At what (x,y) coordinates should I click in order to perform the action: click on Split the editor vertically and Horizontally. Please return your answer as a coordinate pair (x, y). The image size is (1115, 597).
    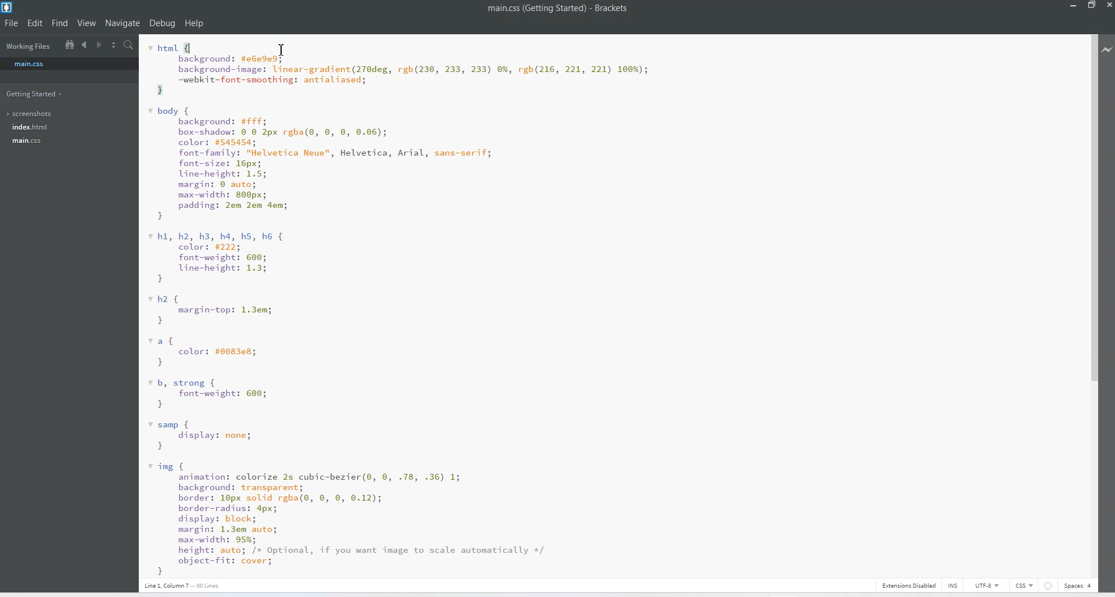
    Looking at the image, I should click on (115, 45).